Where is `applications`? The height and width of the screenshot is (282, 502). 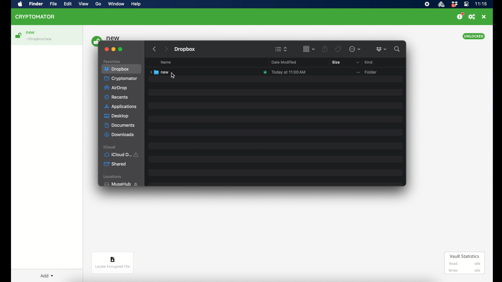 applications is located at coordinates (121, 107).